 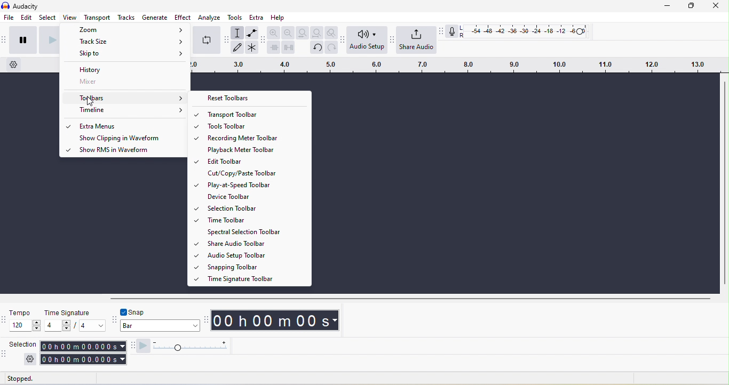 What do you see at coordinates (451, 31) in the screenshot?
I see `recording meter` at bounding box center [451, 31].